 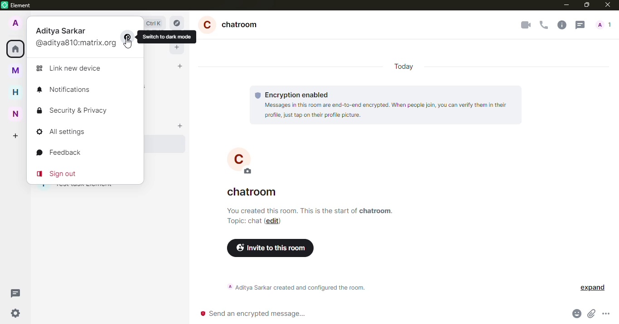 What do you see at coordinates (61, 152) in the screenshot?
I see `feedback` at bounding box center [61, 152].